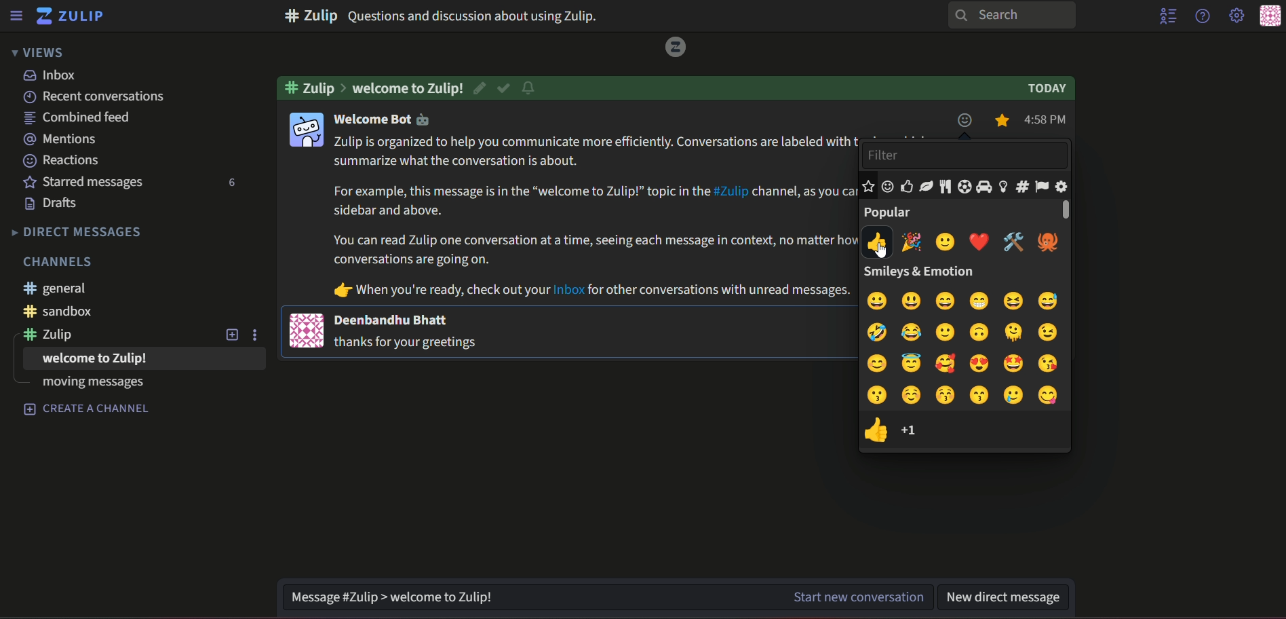 This screenshot has width=1286, height=619. What do you see at coordinates (87, 409) in the screenshot?
I see `Create a channel` at bounding box center [87, 409].